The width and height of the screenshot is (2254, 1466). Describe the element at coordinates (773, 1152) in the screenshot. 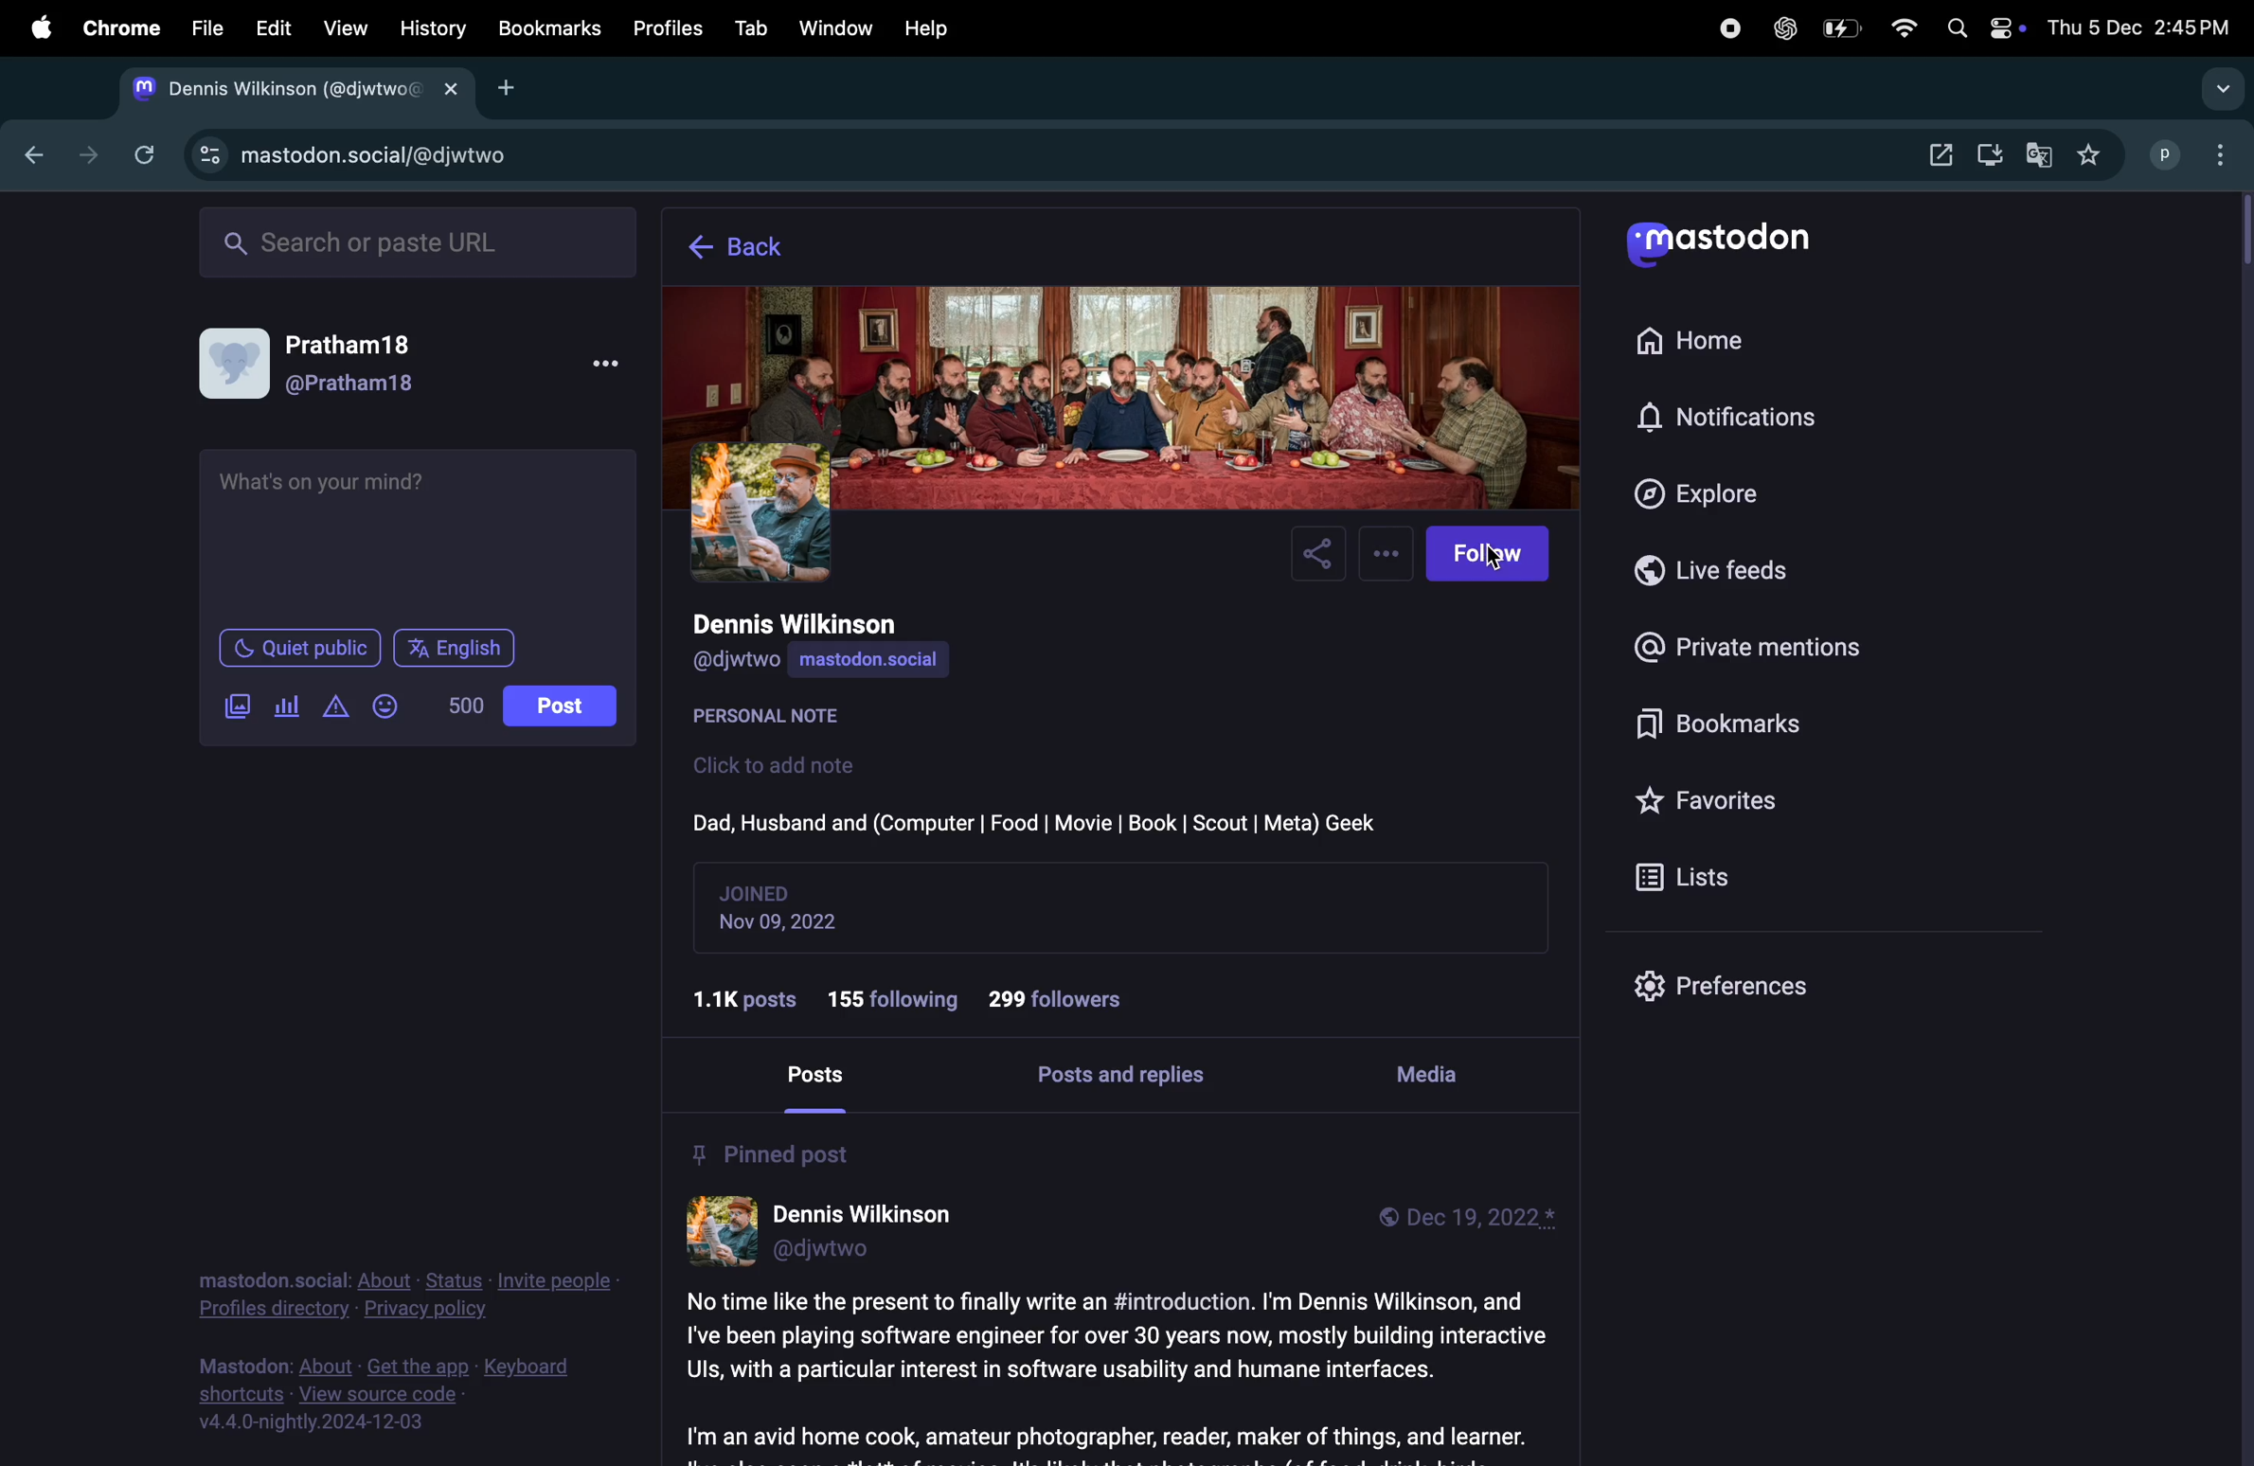

I see `pinne post` at that location.